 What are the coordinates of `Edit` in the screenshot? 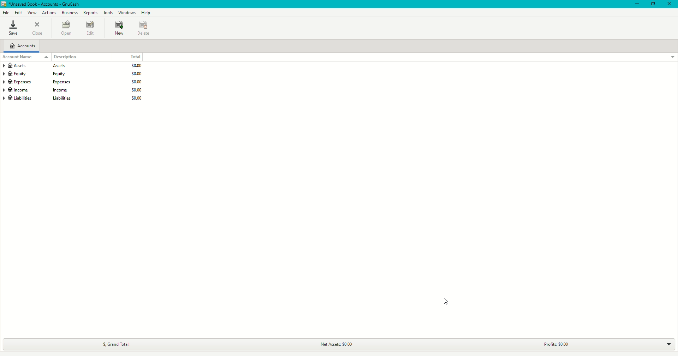 It's located at (19, 12).